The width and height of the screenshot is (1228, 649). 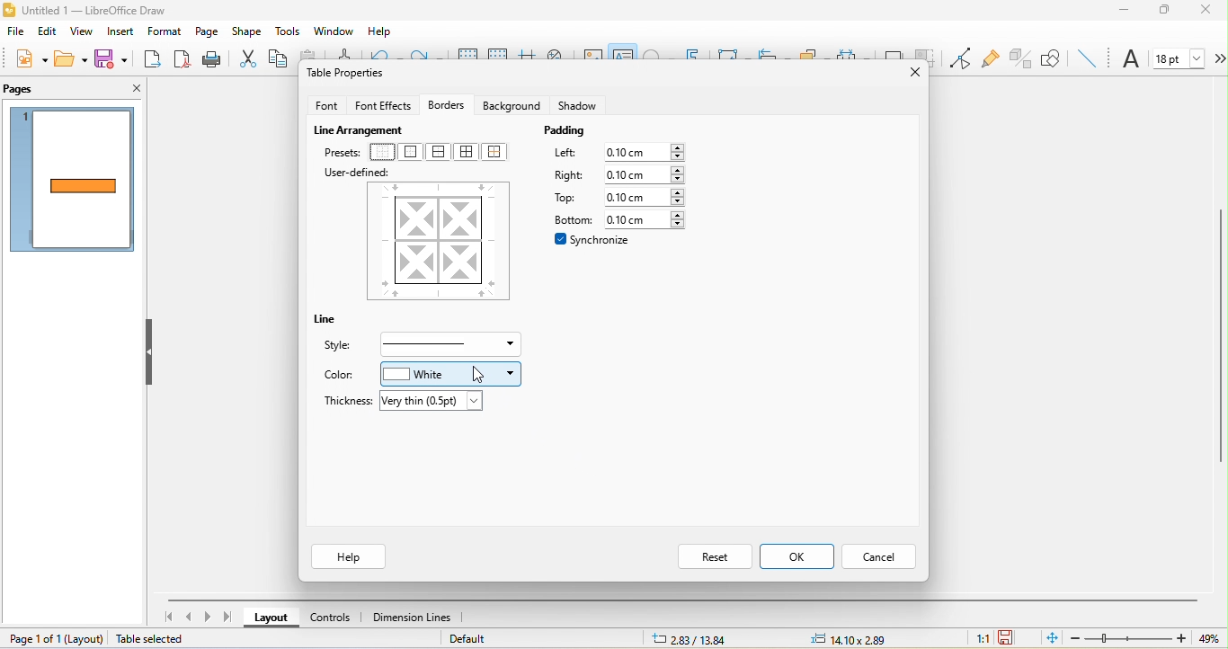 I want to click on layout, so click(x=85, y=638).